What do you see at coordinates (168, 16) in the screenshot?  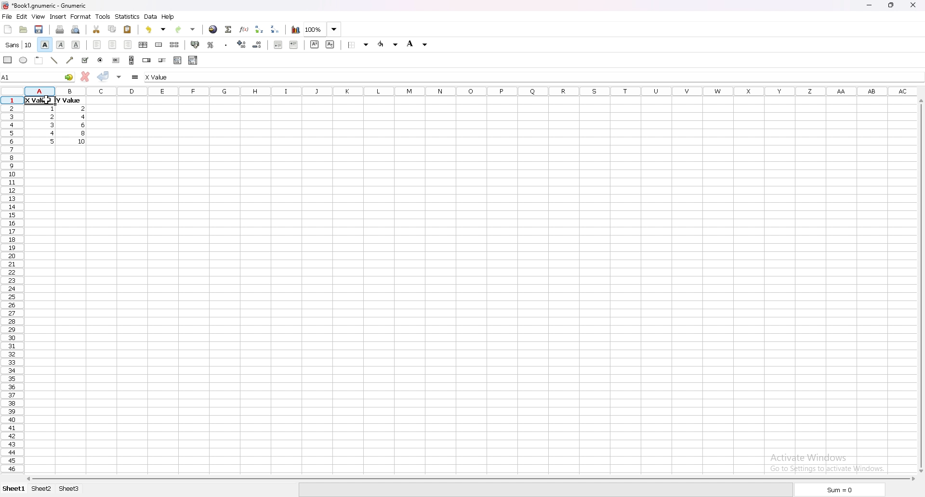 I see `help` at bounding box center [168, 16].